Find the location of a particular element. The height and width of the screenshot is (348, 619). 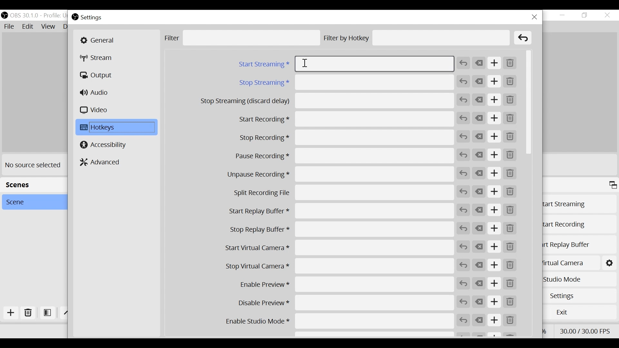

Add is located at coordinates (495, 155).